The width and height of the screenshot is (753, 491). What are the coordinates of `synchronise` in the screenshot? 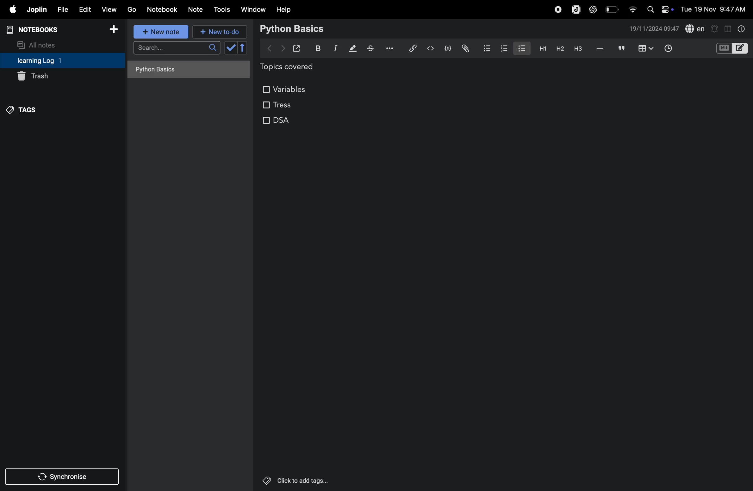 It's located at (63, 477).